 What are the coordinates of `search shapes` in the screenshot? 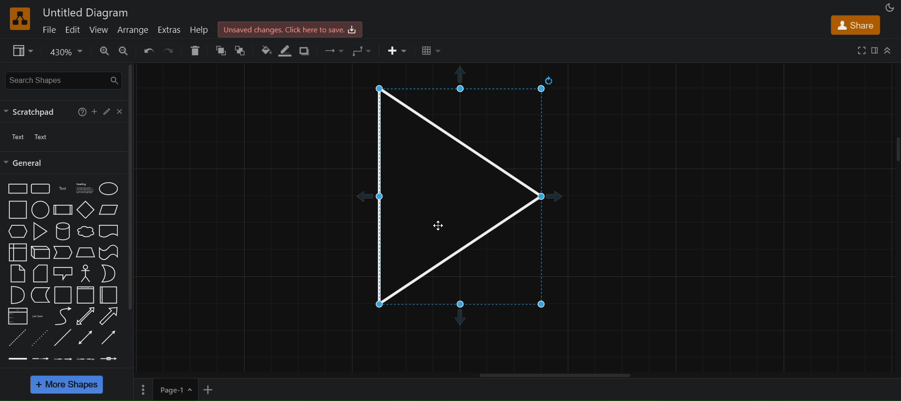 It's located at (65, 81).